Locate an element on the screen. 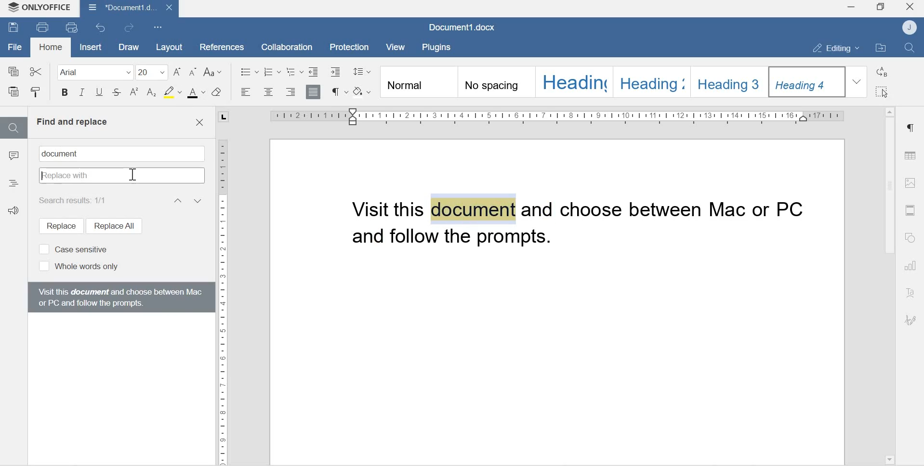 The height and width of the screenshot is (466, 924). Multilevel List is located at coordinates (294, 71).